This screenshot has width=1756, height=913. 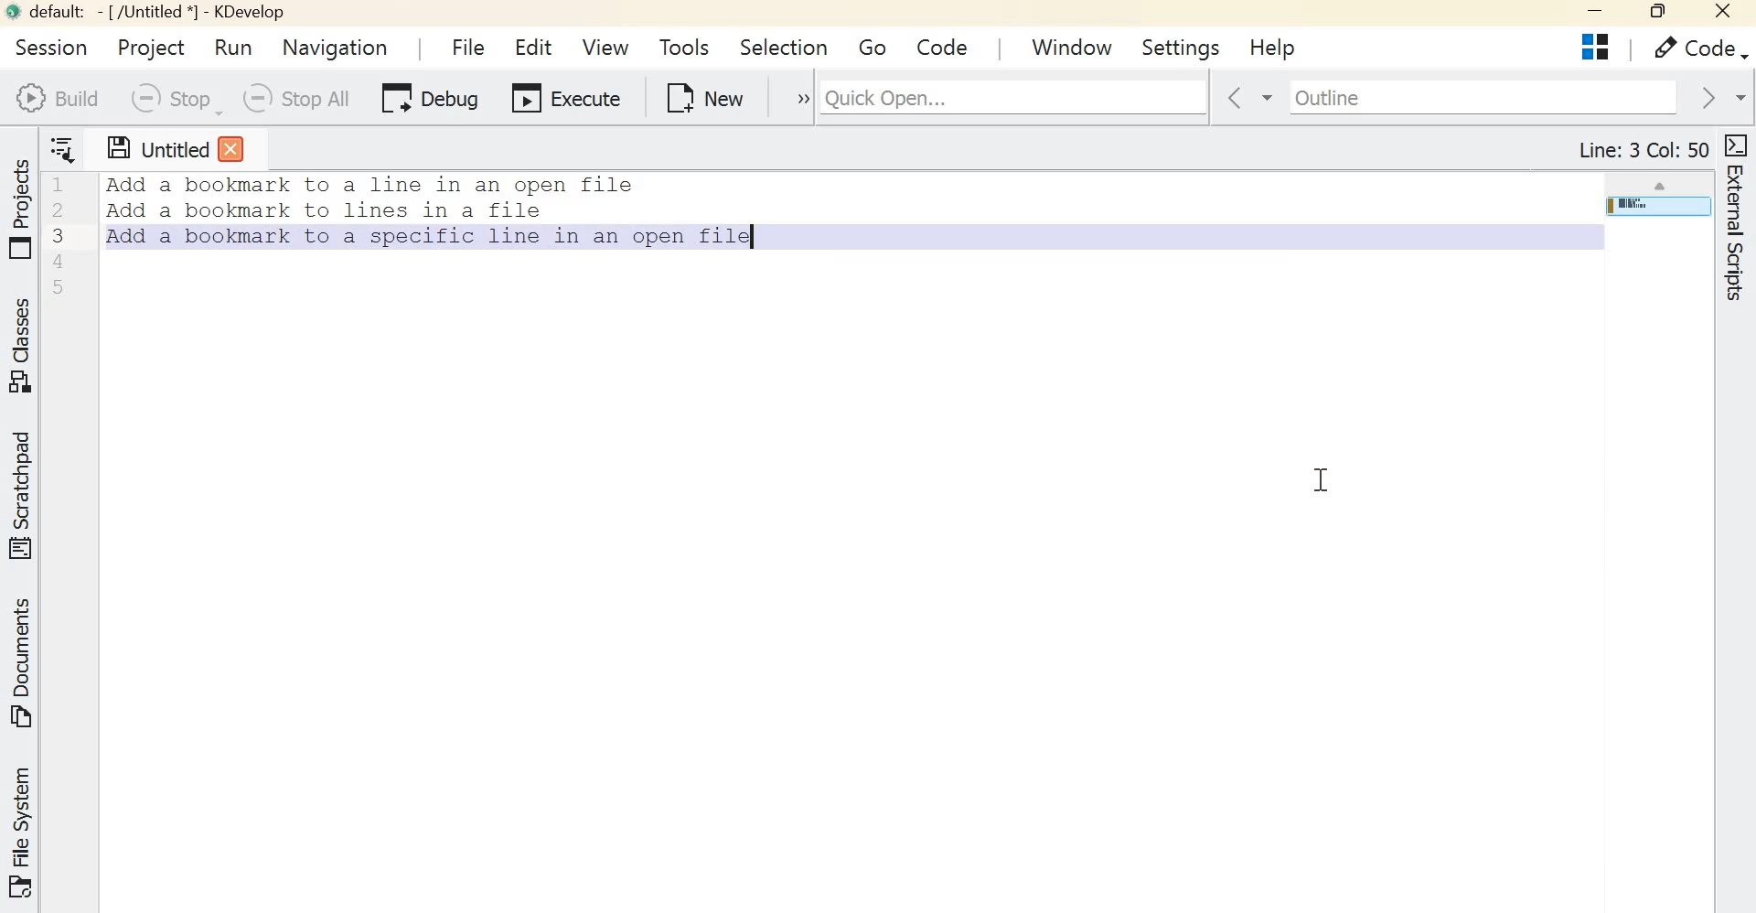 What do you see at coordinates (175, 148) in the screenshot?
I see `Untitled` at bounding box center [175, 148].